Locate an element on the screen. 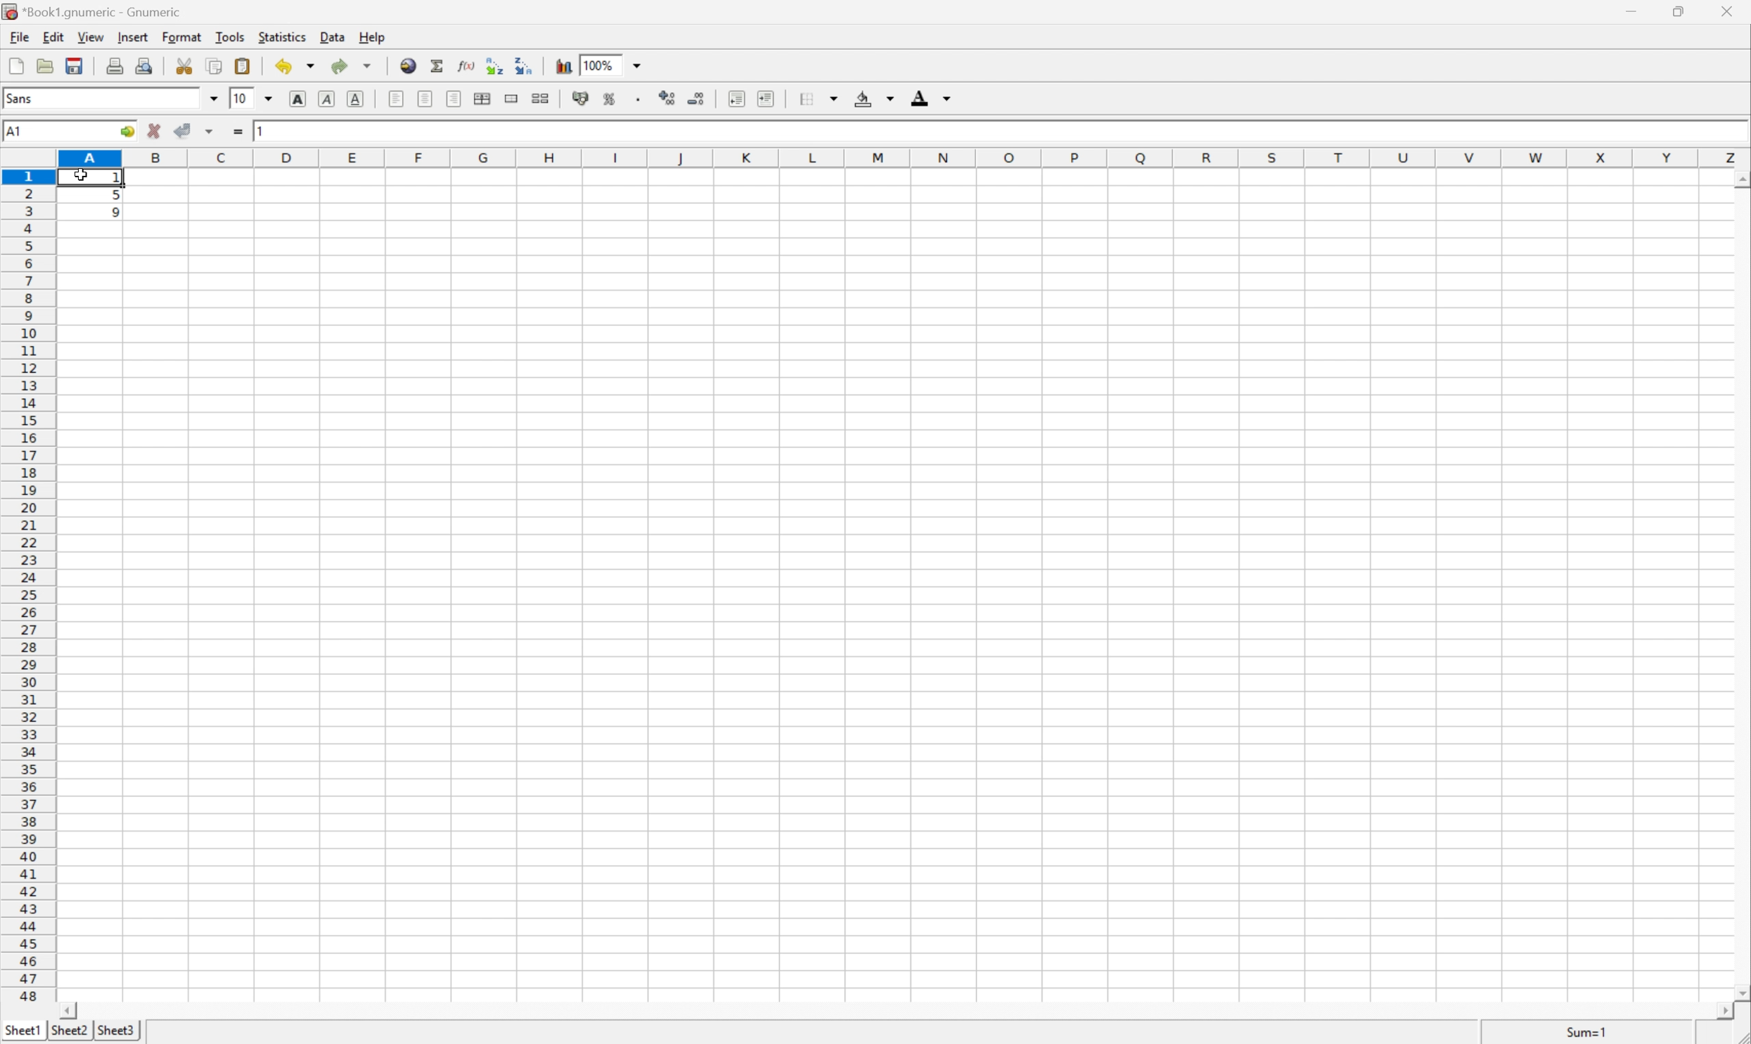 The image size is (1751, 1044). restore down is located at coordinates (1680, 11).